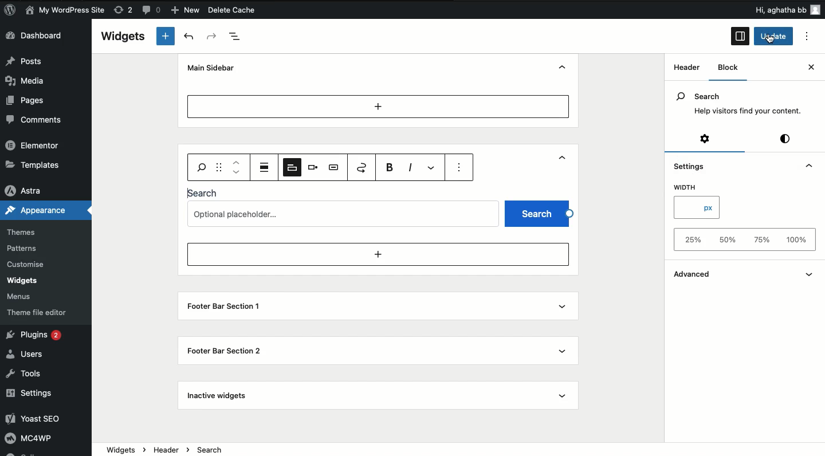 This screenshot has width=825, height=456. Describe the element at coordinates (565, 348) in the screenshot. I see `show` at that location.